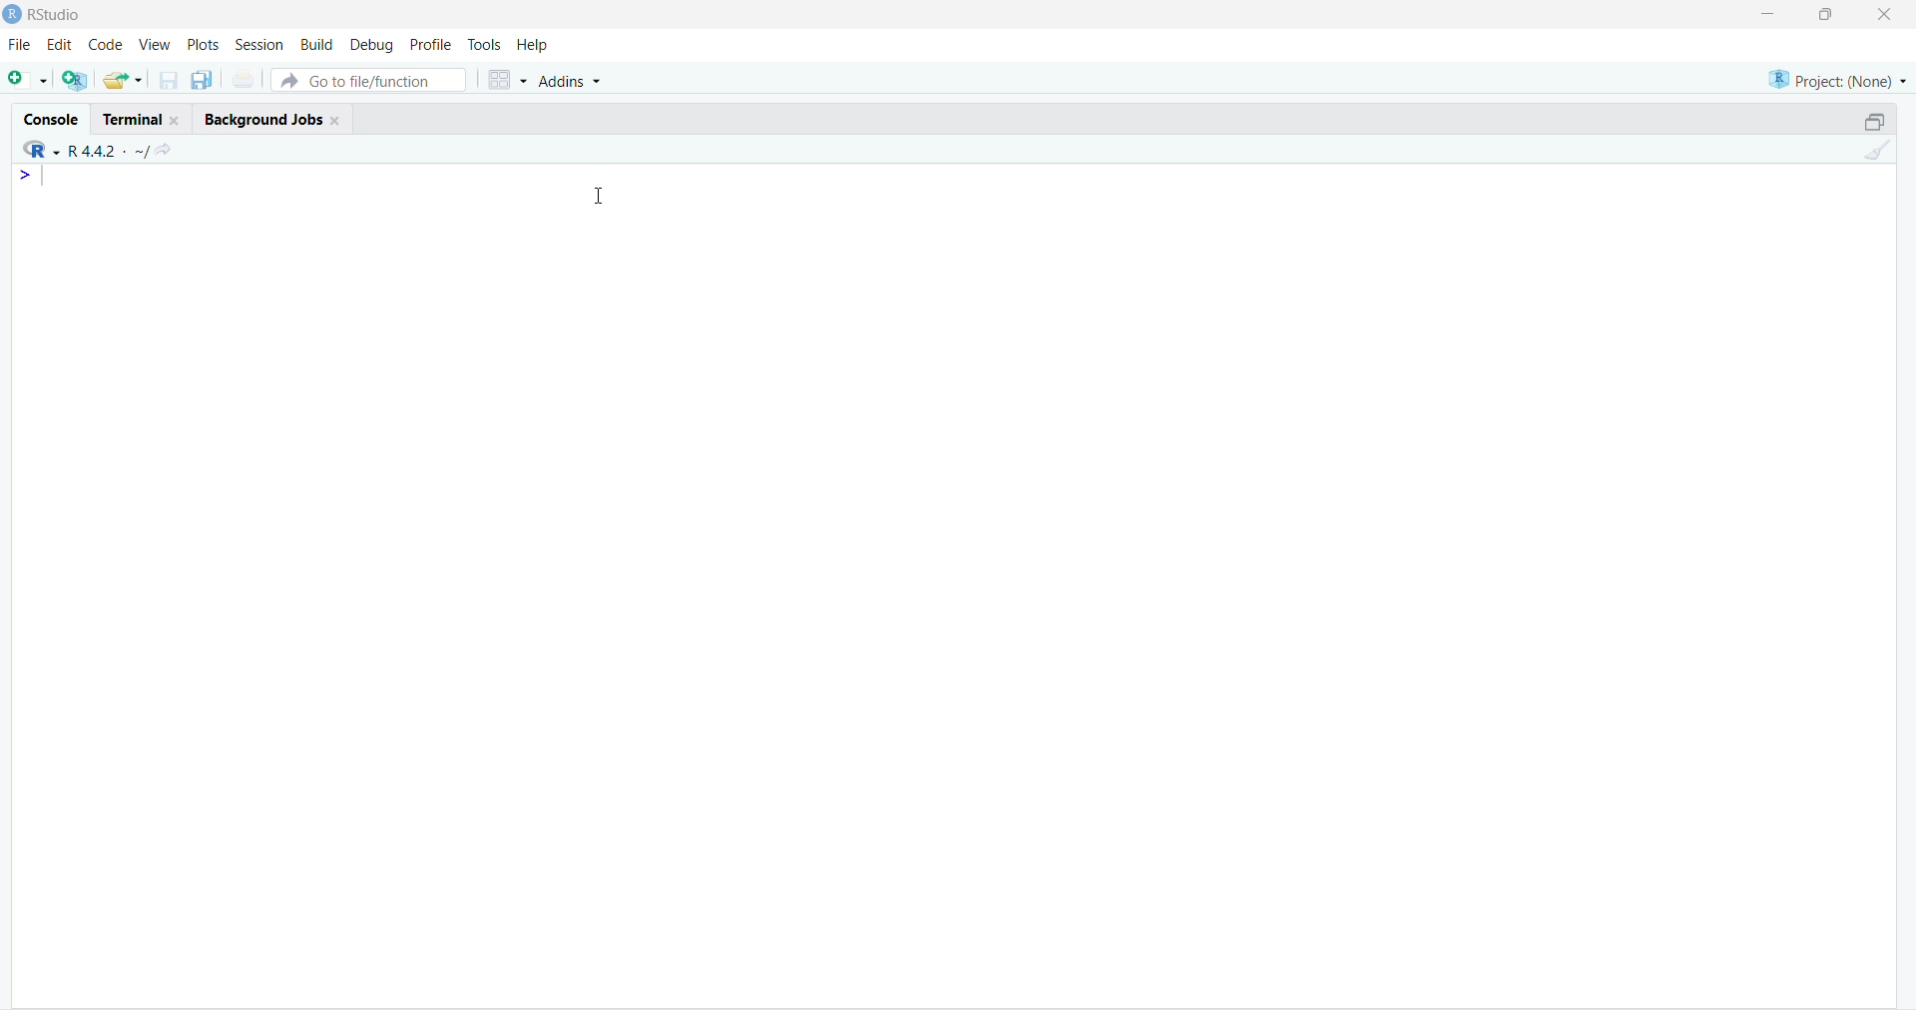  Describe the element at coordinates (1825, 14) in the screenshot. I see `maiximise` at that location.